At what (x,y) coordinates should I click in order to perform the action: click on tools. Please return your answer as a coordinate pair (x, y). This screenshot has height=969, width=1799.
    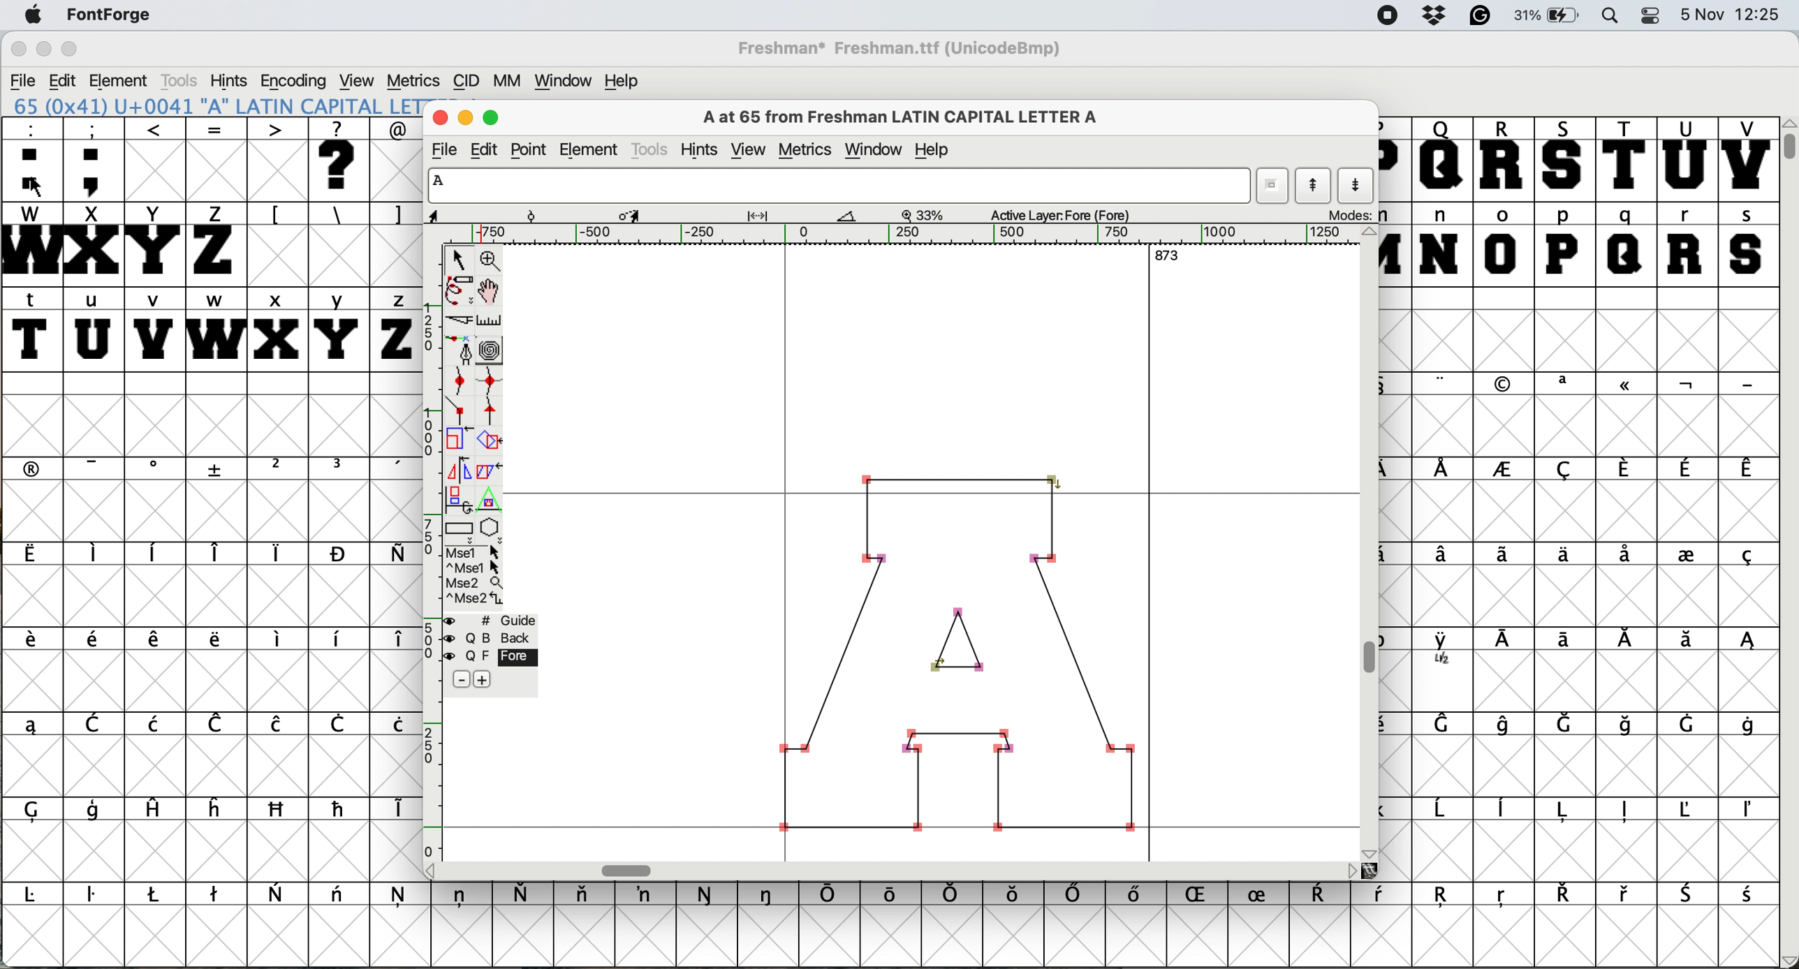
    Looking at the image, I should click on (652, 149).